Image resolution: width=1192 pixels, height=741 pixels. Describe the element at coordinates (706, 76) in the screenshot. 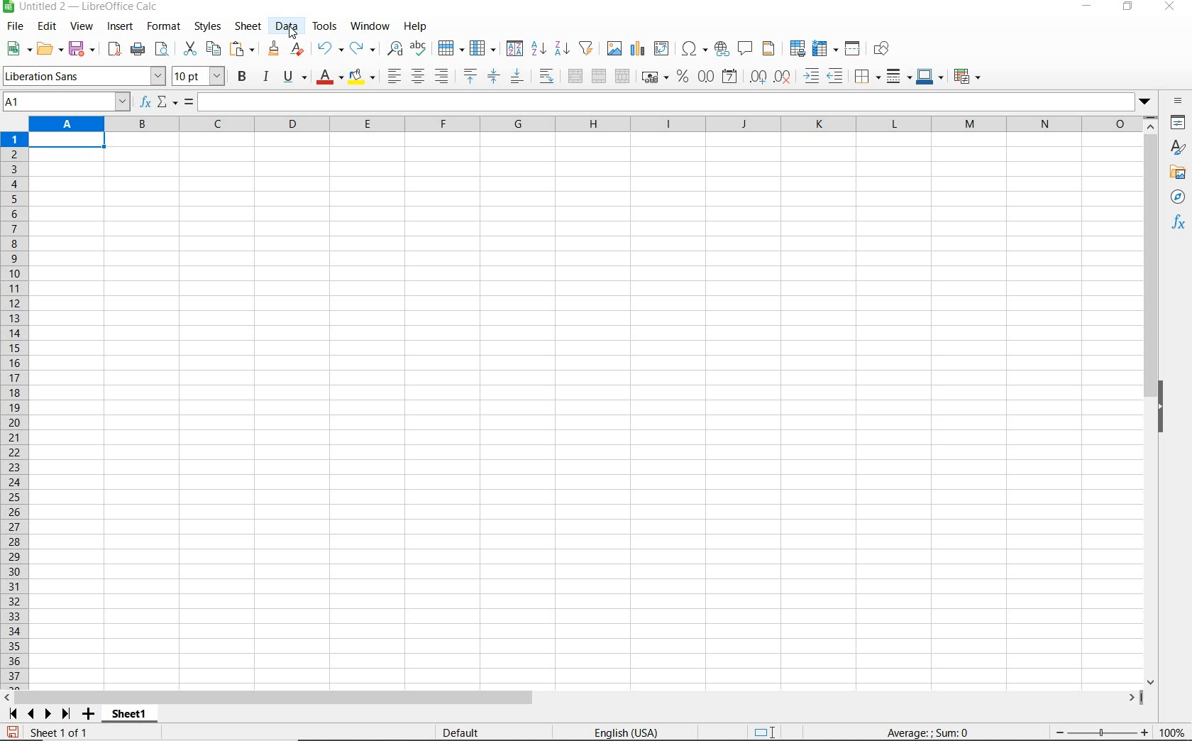

I see `format as number` at that location.